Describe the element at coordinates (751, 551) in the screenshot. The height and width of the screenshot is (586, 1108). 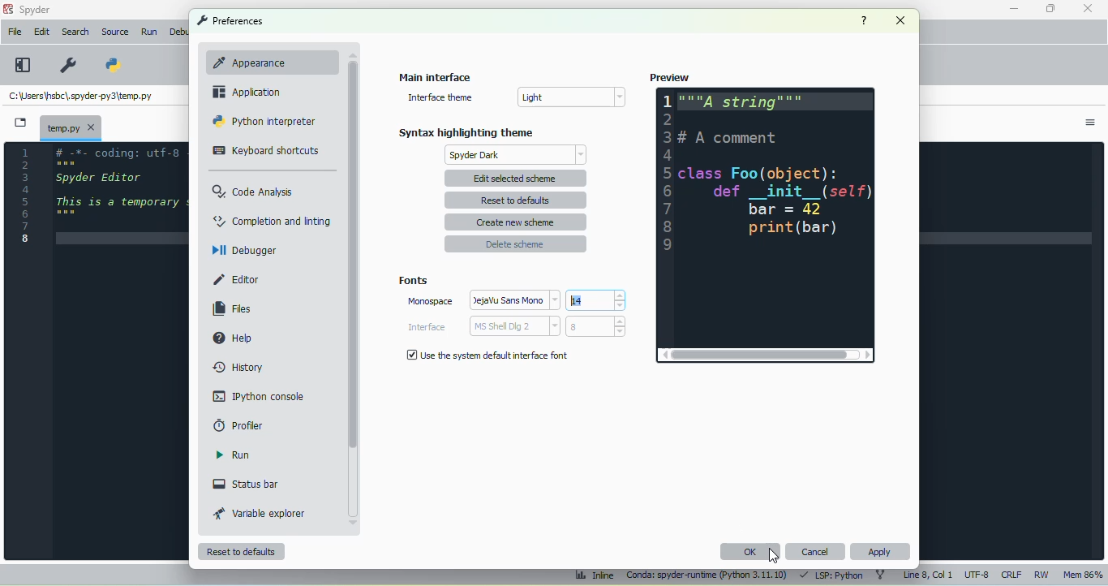
I see `OK` at that location.